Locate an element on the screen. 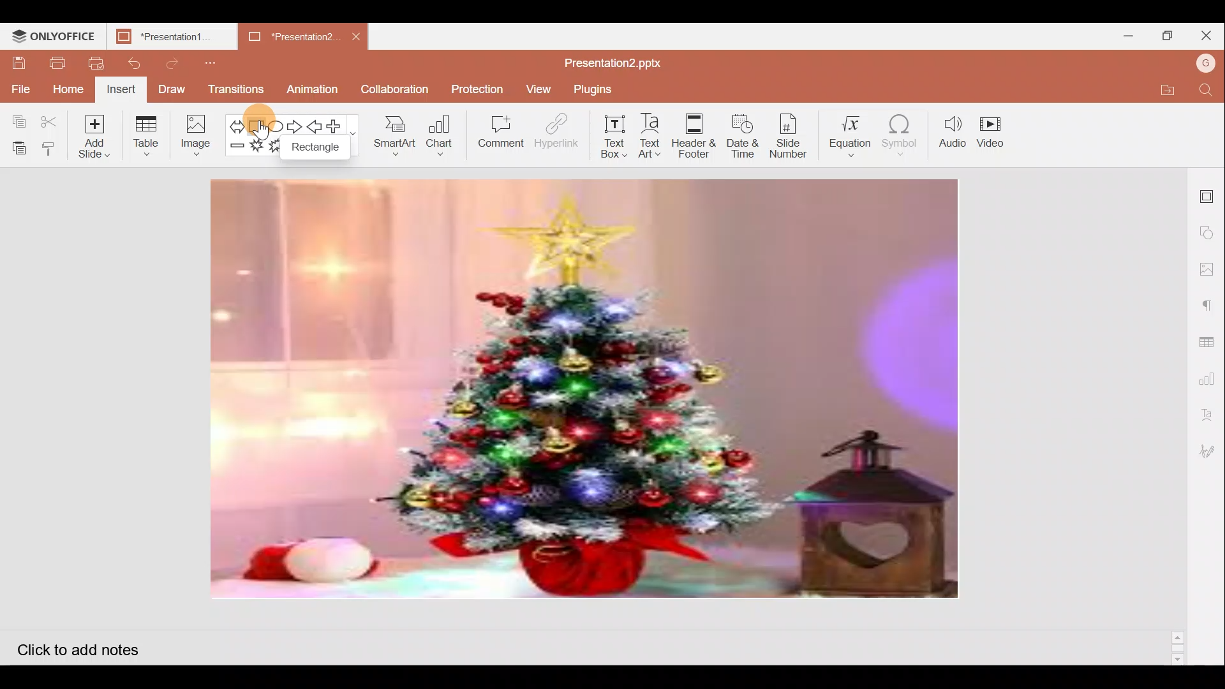  Text box is located at coordinates (607, 138).